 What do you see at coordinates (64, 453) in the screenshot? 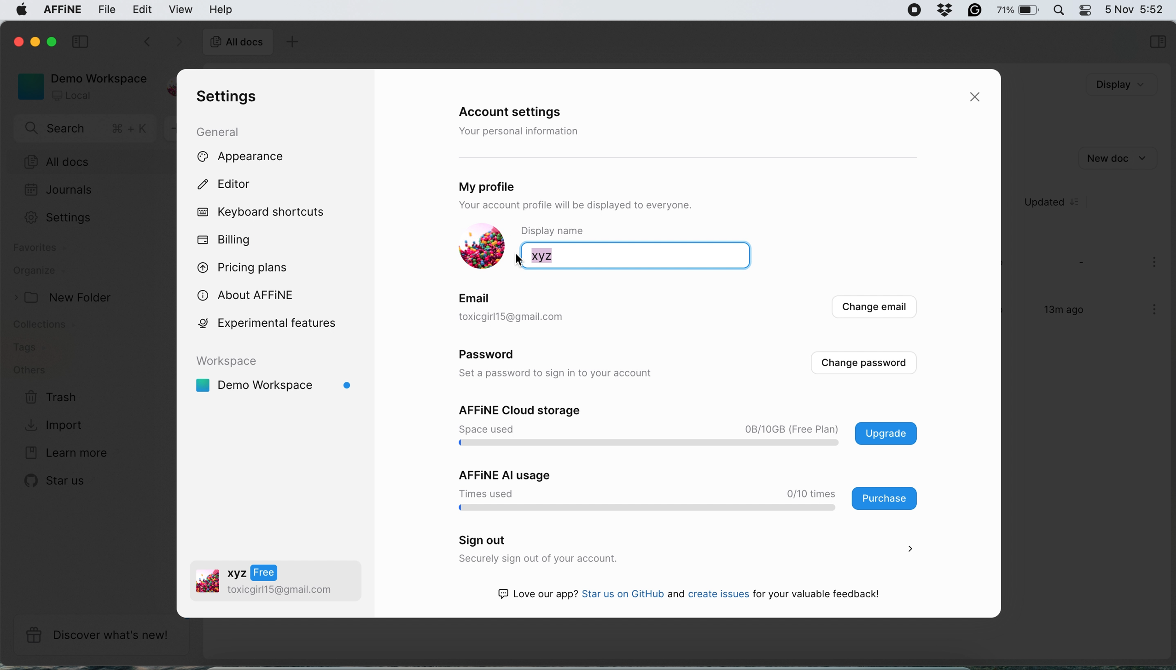
I see `learn more` at bounding box center [64, 453].